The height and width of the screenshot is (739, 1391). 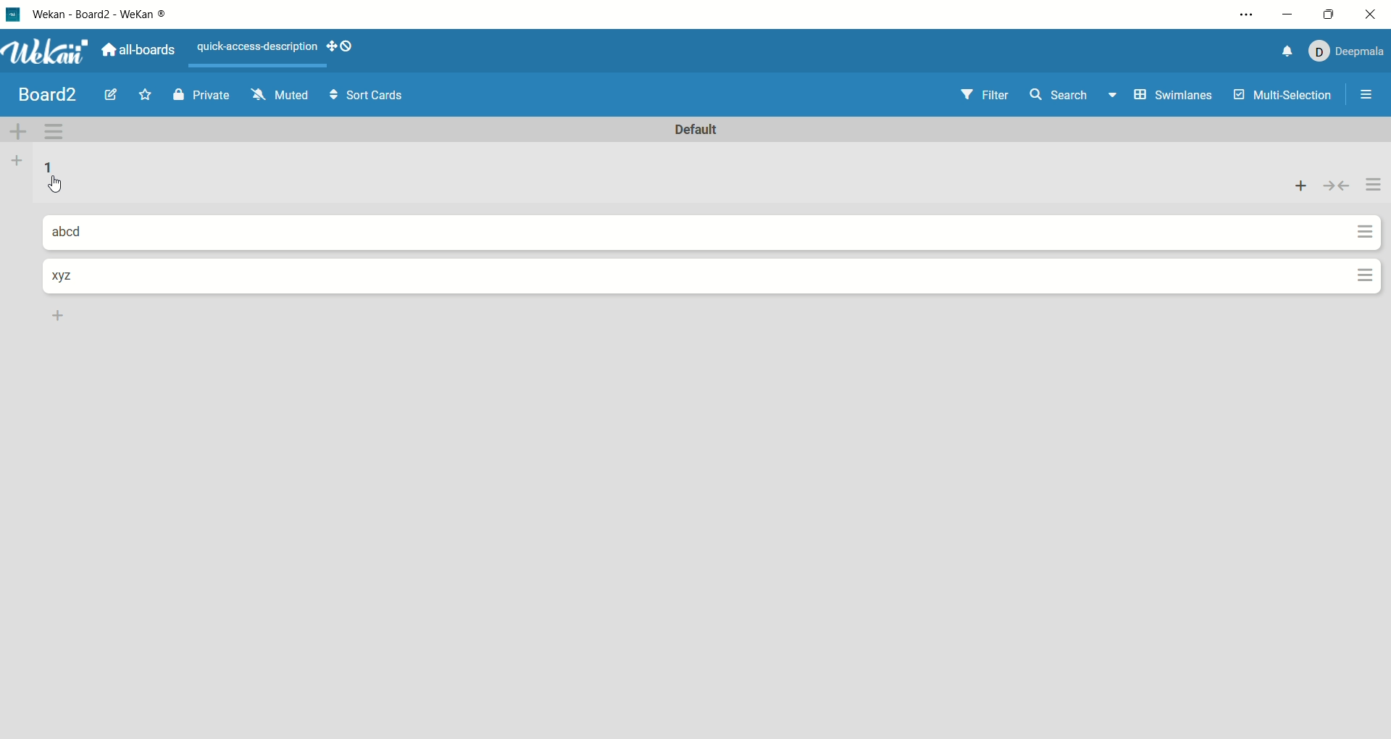 I want to click on muted, so click(x=277, y=94).